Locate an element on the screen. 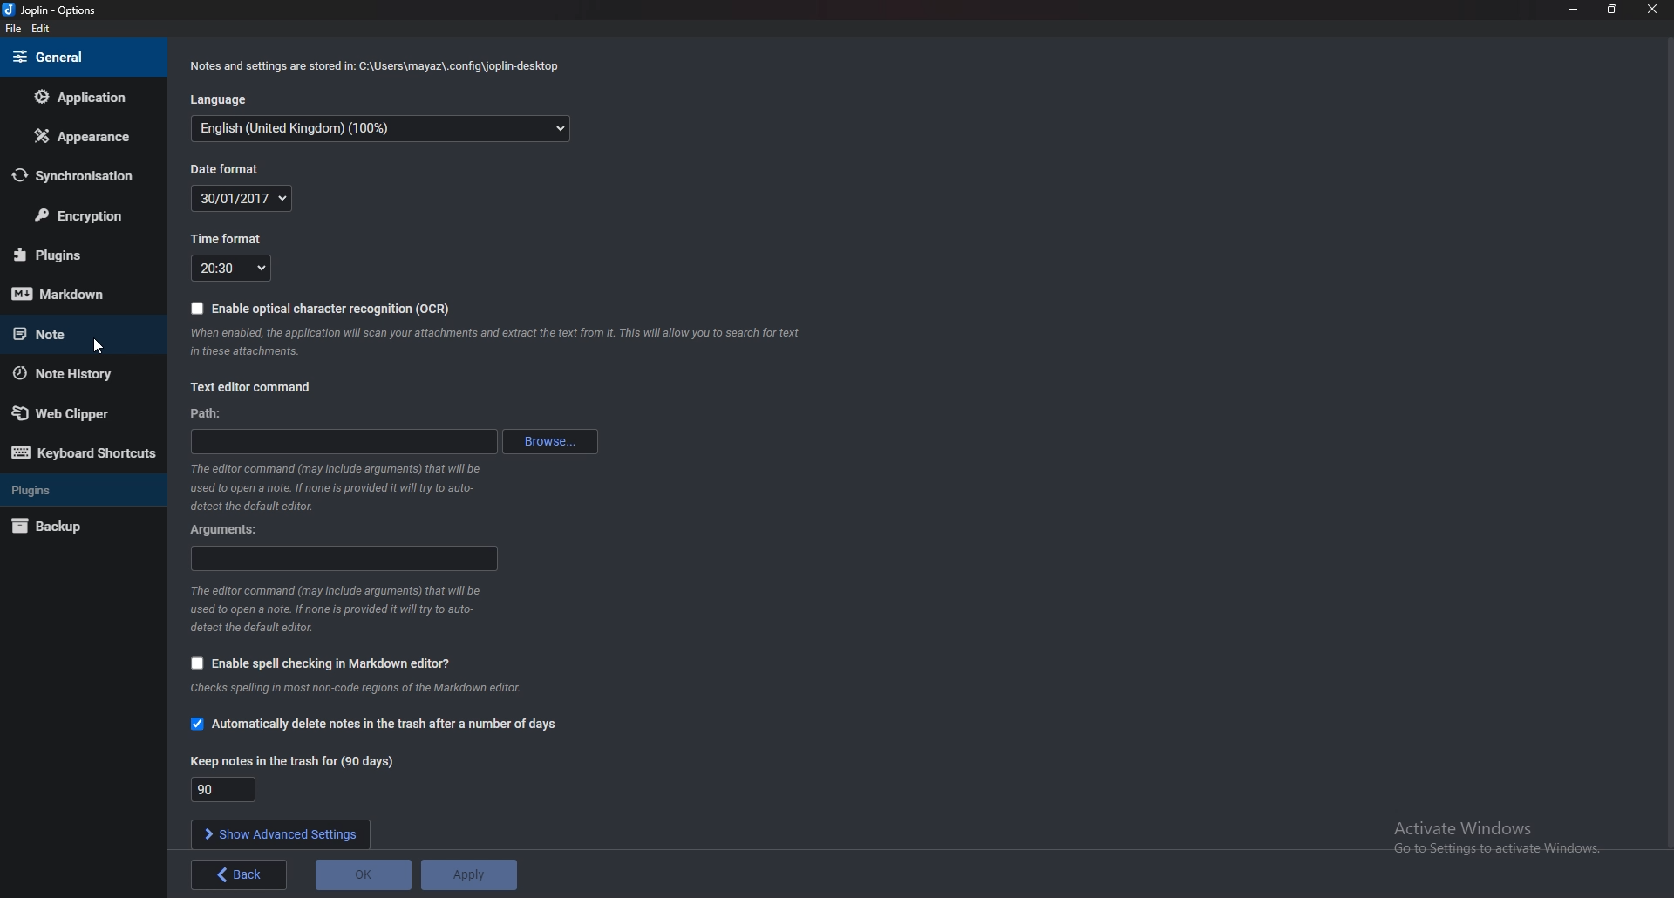  Minimize is located at coordinates (1572, 9).